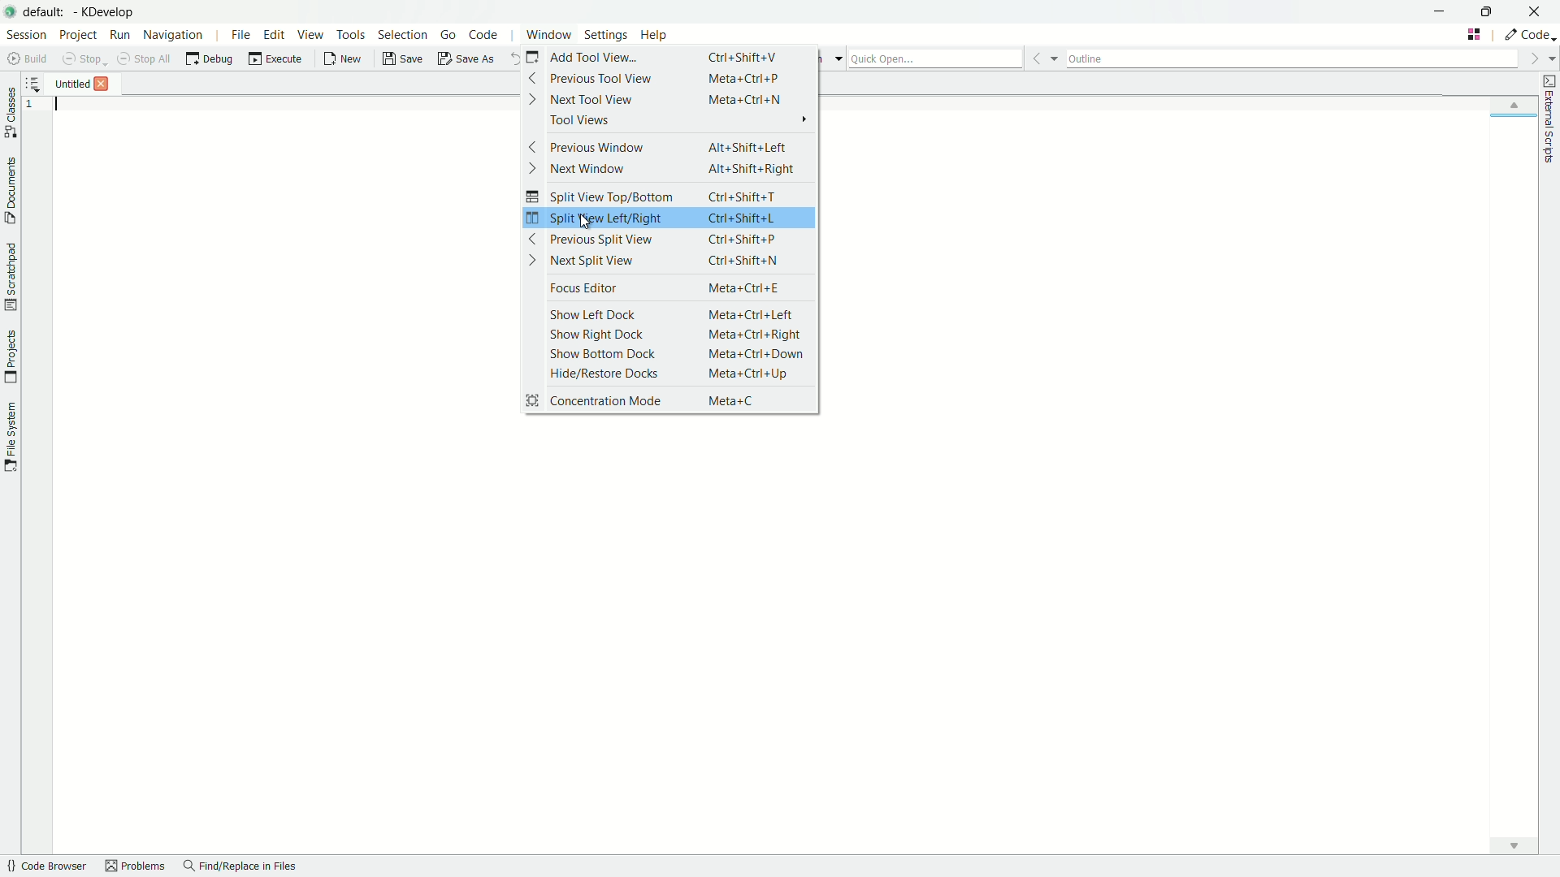 The image size is (1560, 877). I want to click on run menu, so click(120, 35).